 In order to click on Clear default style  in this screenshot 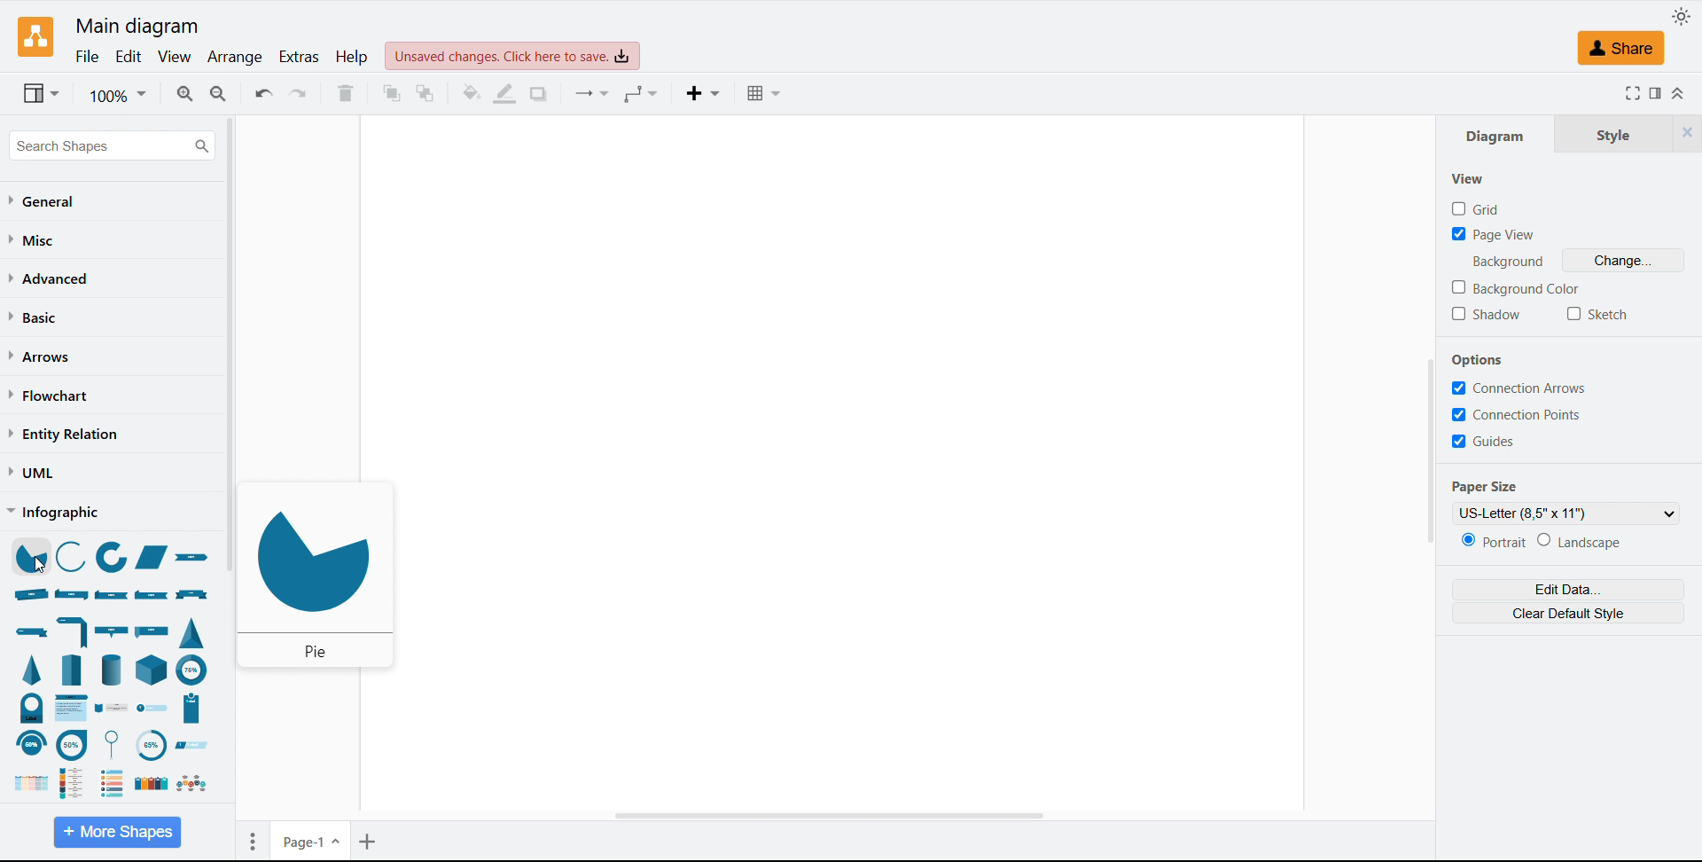, I will do `click(1568, 613)`.